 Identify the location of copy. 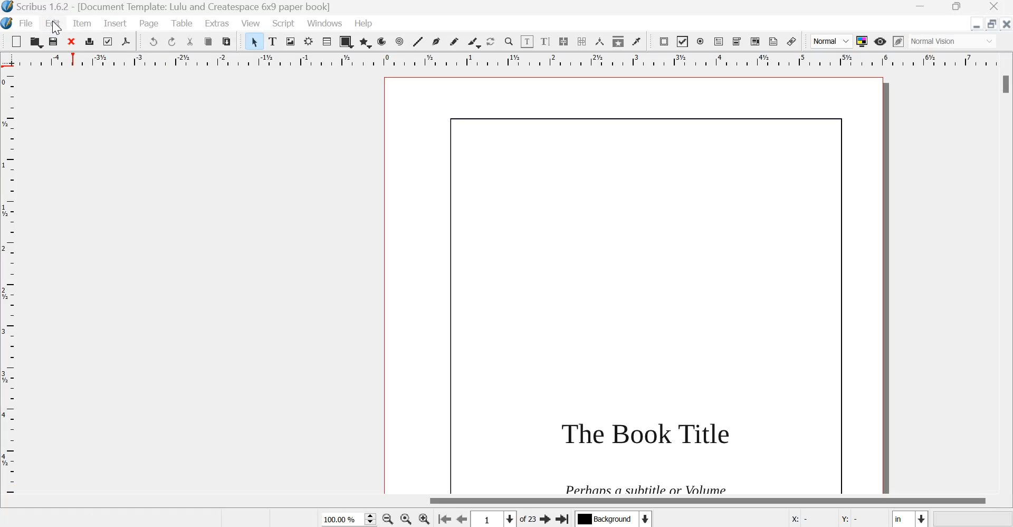
(209, 42).